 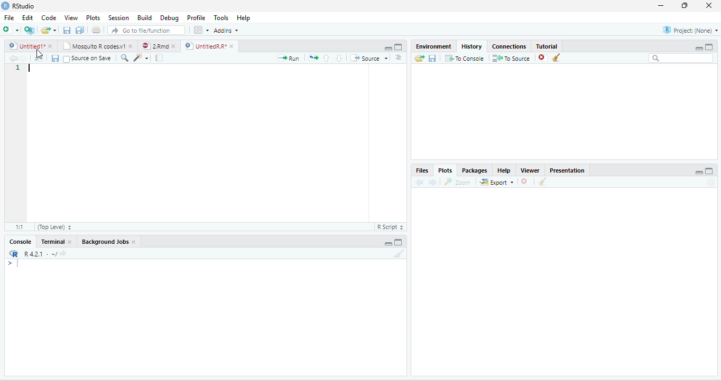 What do you see at coordinates (567, 170) in the screenshot?
I see `Presentation` at bounding box center [567, 170].